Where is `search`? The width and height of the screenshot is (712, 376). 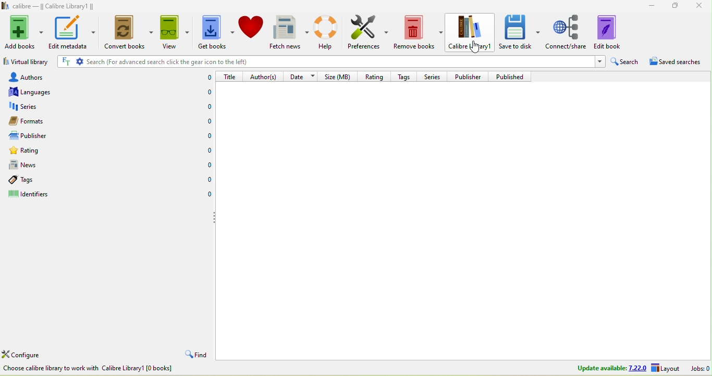 search is located at coordinates (625, 62).